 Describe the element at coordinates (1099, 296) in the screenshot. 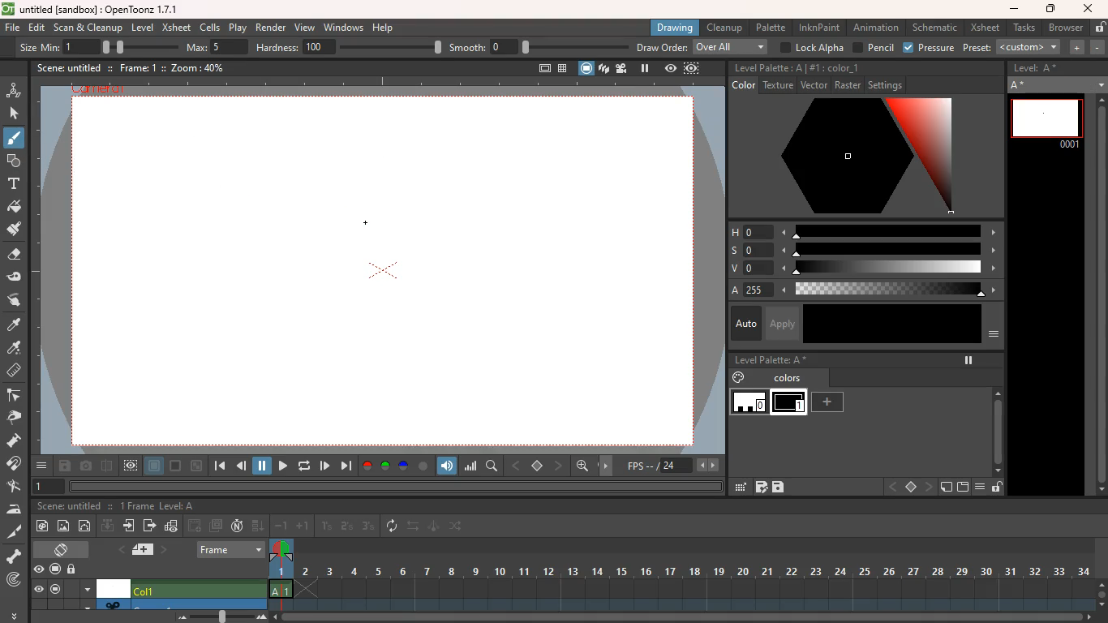

I see `scroll bar` at that location.